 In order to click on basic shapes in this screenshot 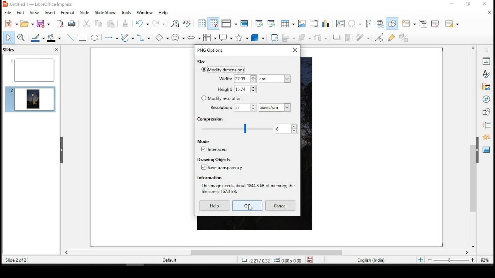, I will do `click(161, 37)`.